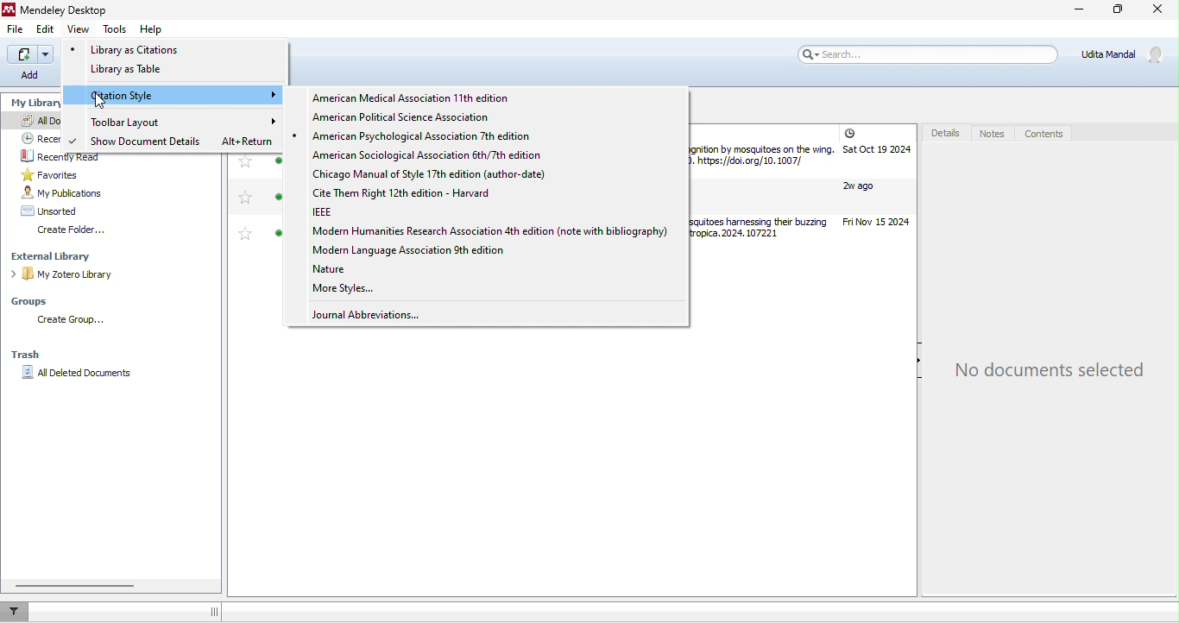  What do you see at coordinates (30, 64) in the screenshot?
I see `` at bounding box center [30, 64].